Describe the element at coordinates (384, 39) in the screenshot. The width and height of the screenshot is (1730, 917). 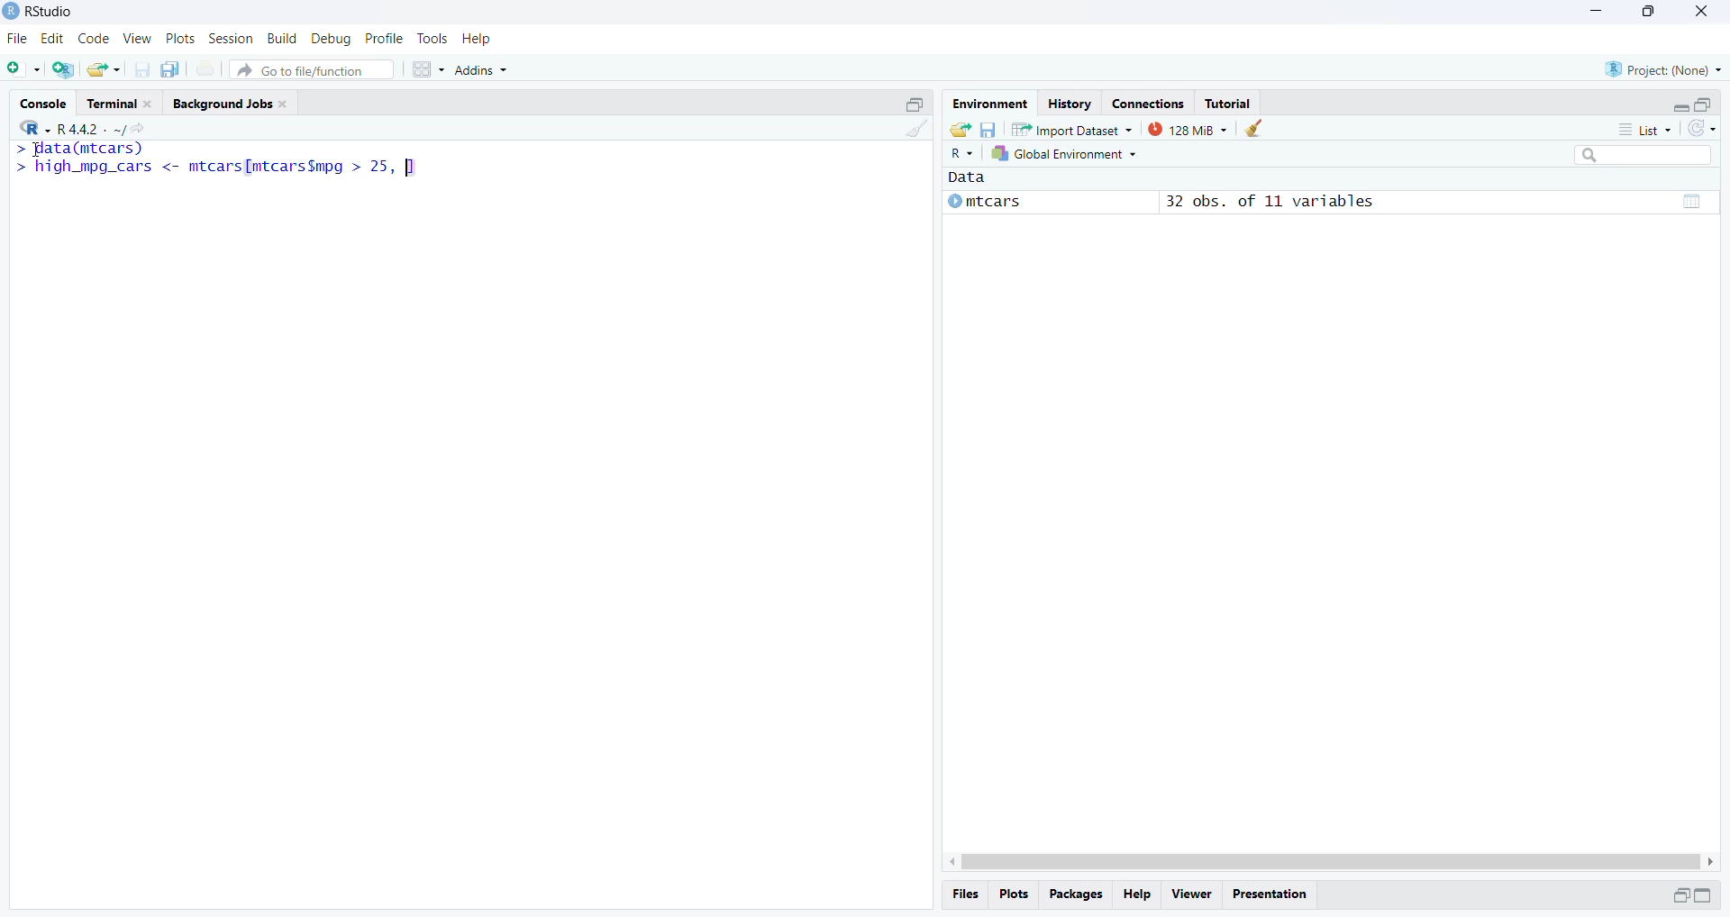
I see `Profile` at that location.